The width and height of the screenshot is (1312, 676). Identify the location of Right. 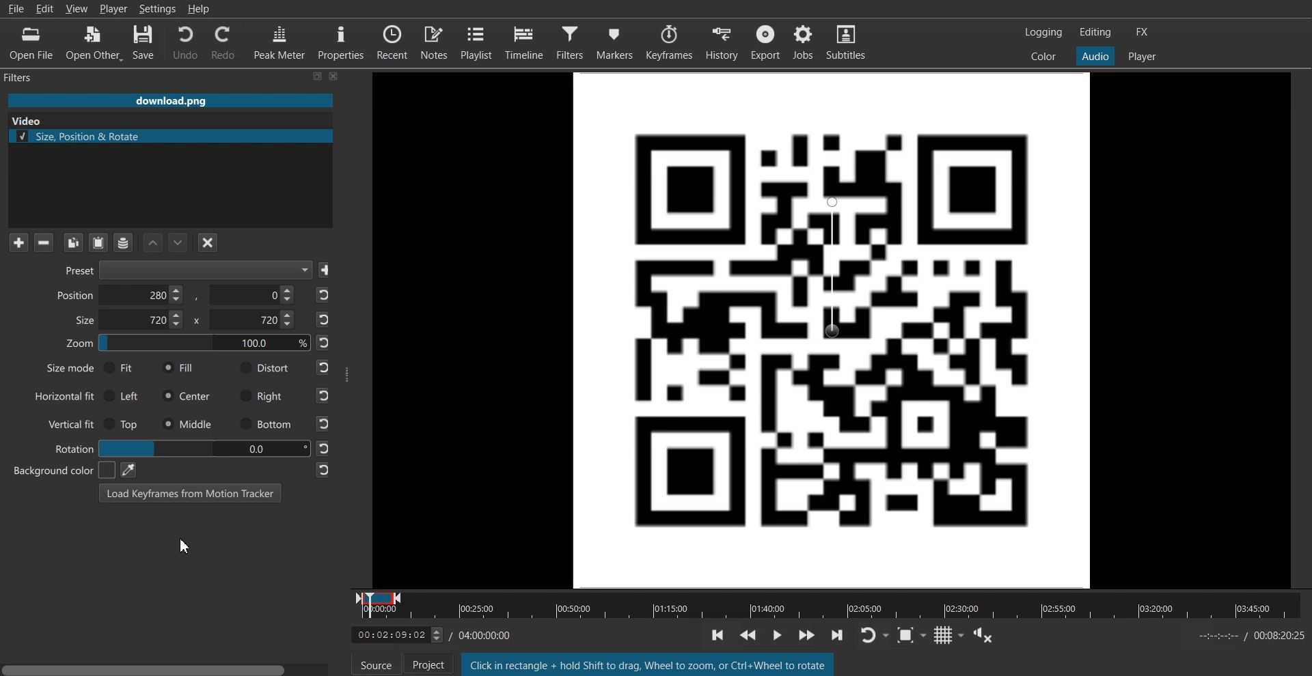
(262, 395).